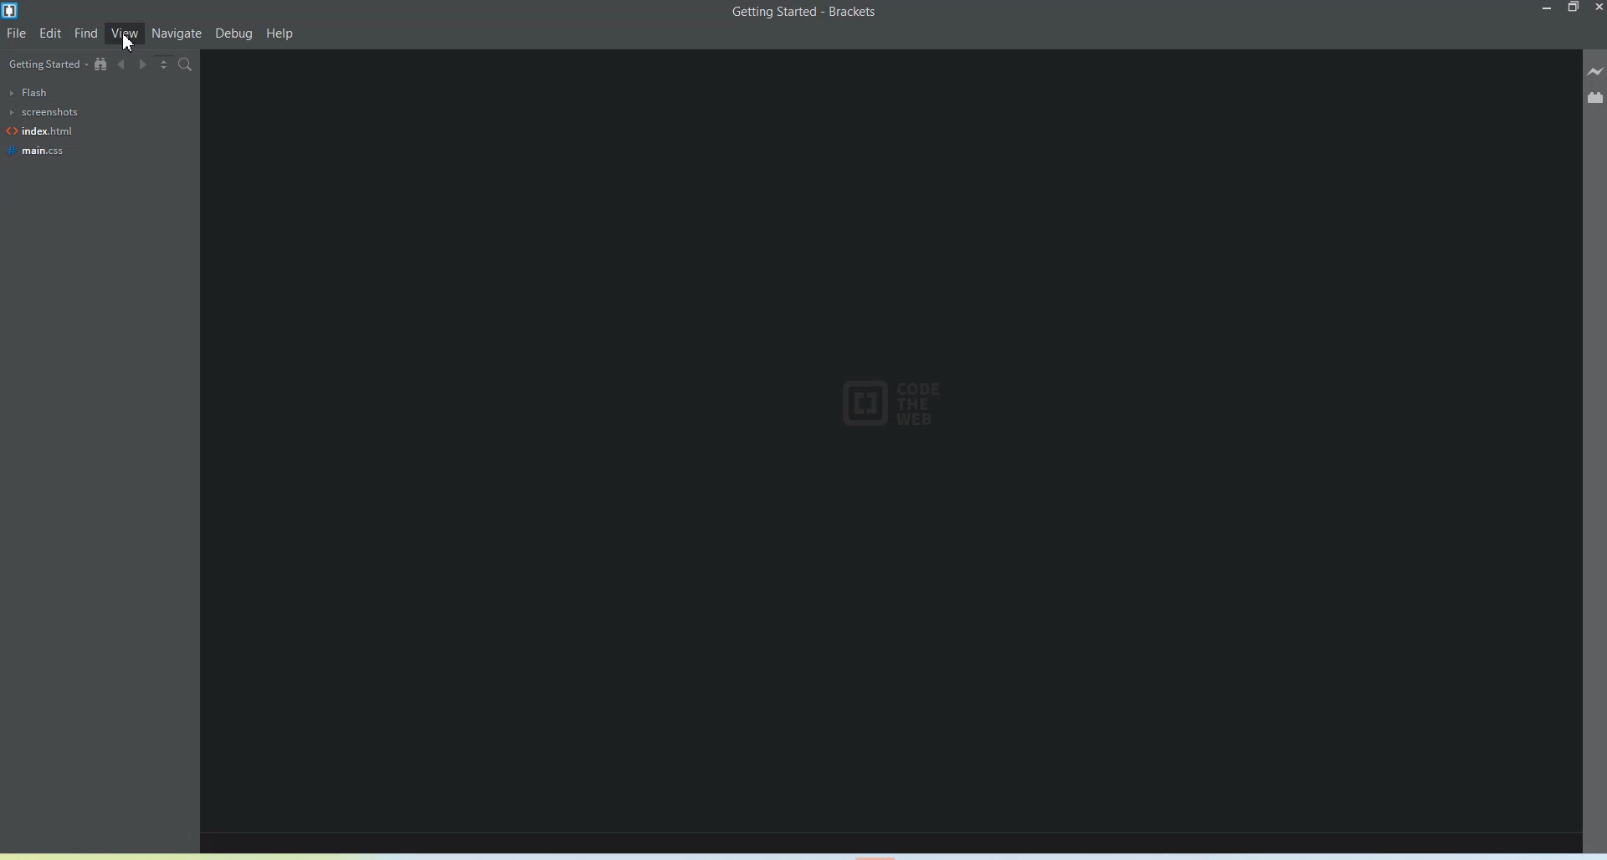 This screenshot has width=1607, height=860. Describe the element at coordinates (30, 92) in the screenshot. I see `Flash` at that location.